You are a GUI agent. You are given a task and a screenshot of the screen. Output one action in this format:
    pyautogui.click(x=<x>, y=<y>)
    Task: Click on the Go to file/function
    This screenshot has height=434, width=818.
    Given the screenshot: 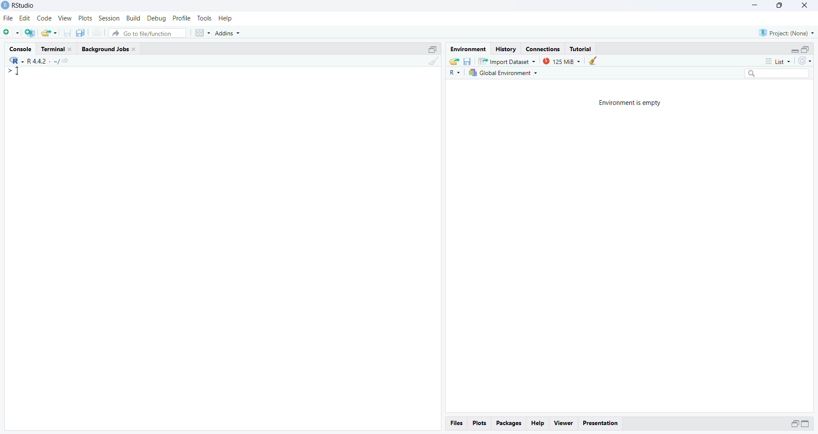 What is the action you would take?
    pyautogui.click(x=147, y=33)
    